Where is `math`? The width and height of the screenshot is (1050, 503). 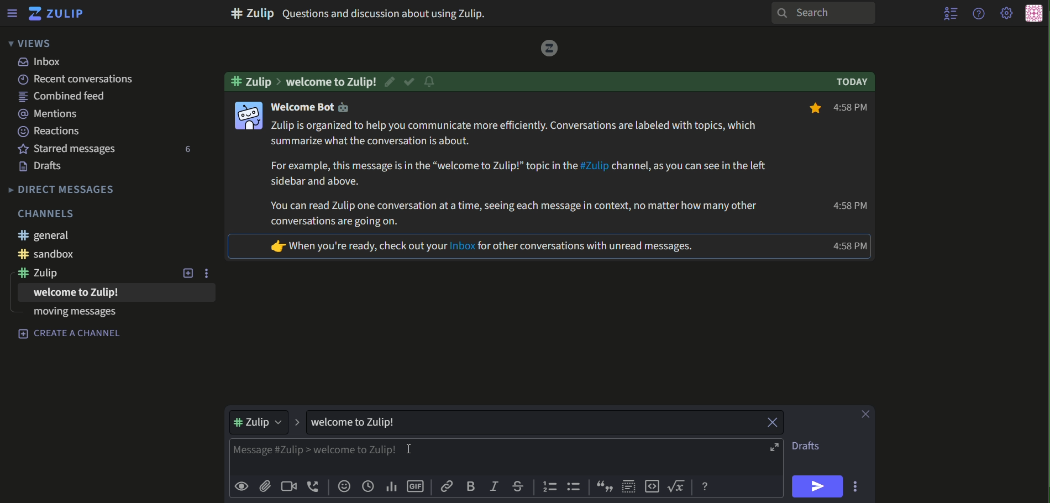 math is located at coordinates (679, 487).